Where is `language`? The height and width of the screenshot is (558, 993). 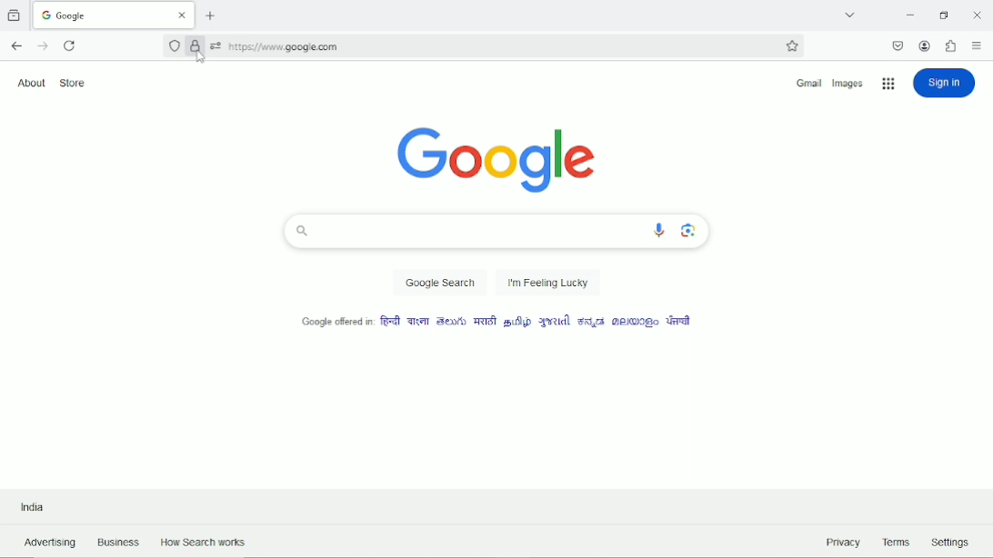 language is located at coordinates (633, 324).